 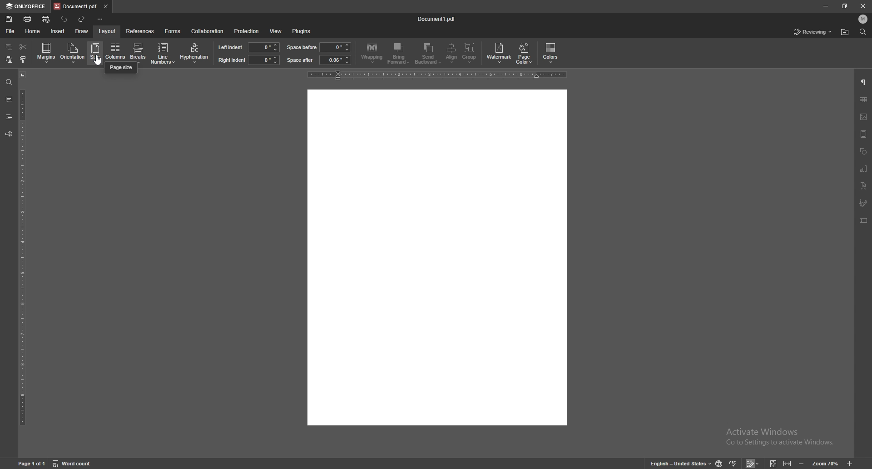 I want to click on shapes, so click(x=863, y=151).